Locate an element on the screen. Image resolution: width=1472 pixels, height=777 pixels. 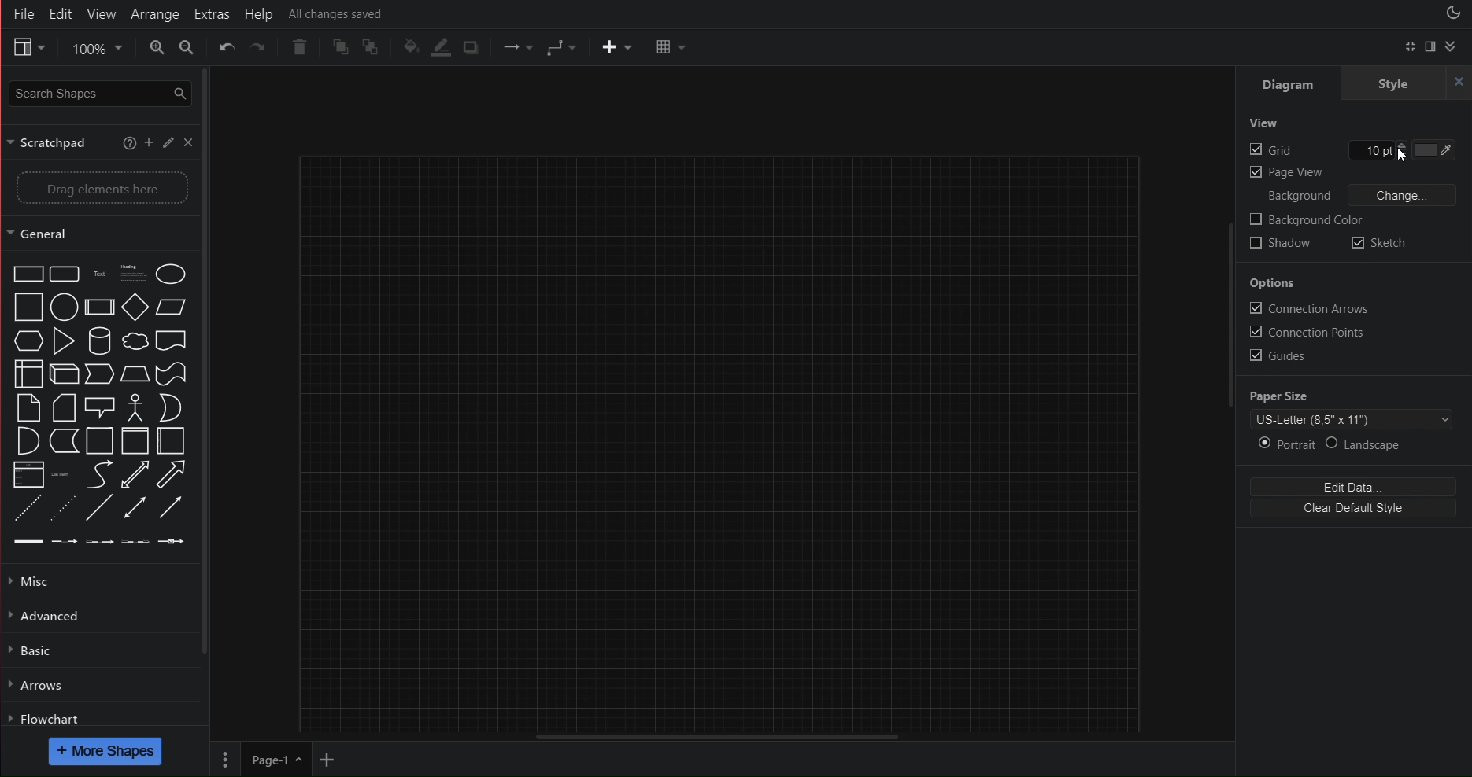
Connection Arrows is located at coordinates (1303, 307).